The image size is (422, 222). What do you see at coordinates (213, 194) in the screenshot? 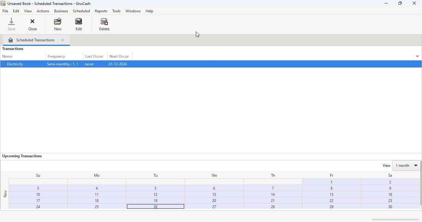
I see `13` at bounding box center [213, 194].